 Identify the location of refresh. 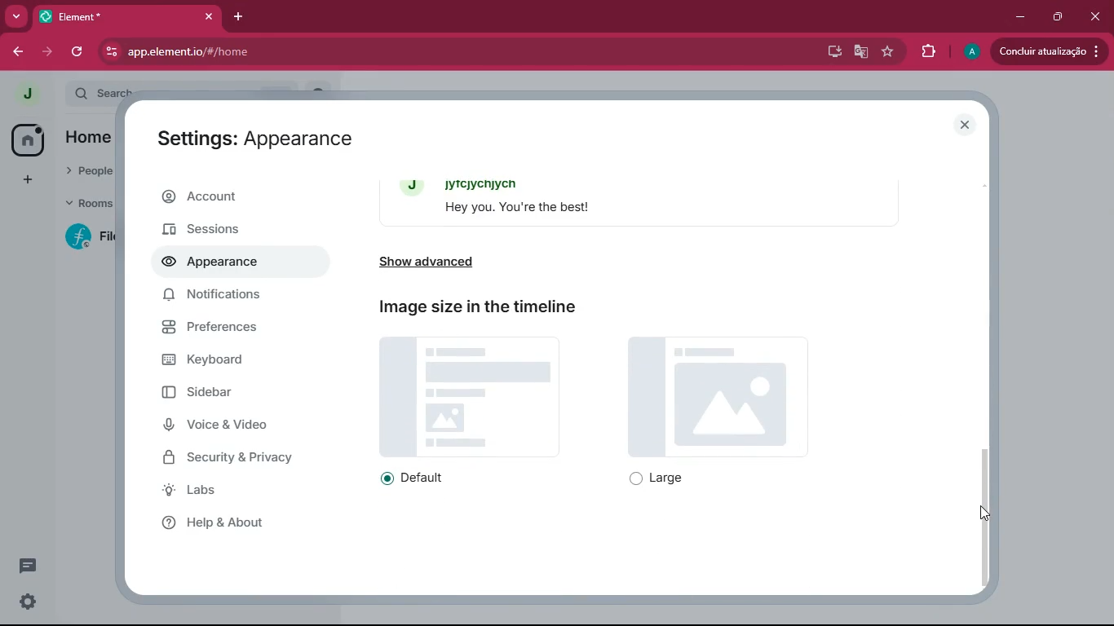
(78, 51).